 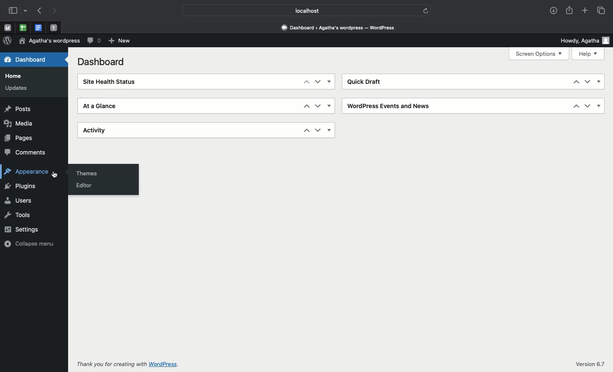 I want to click on Up, so click(x=306, y=83).